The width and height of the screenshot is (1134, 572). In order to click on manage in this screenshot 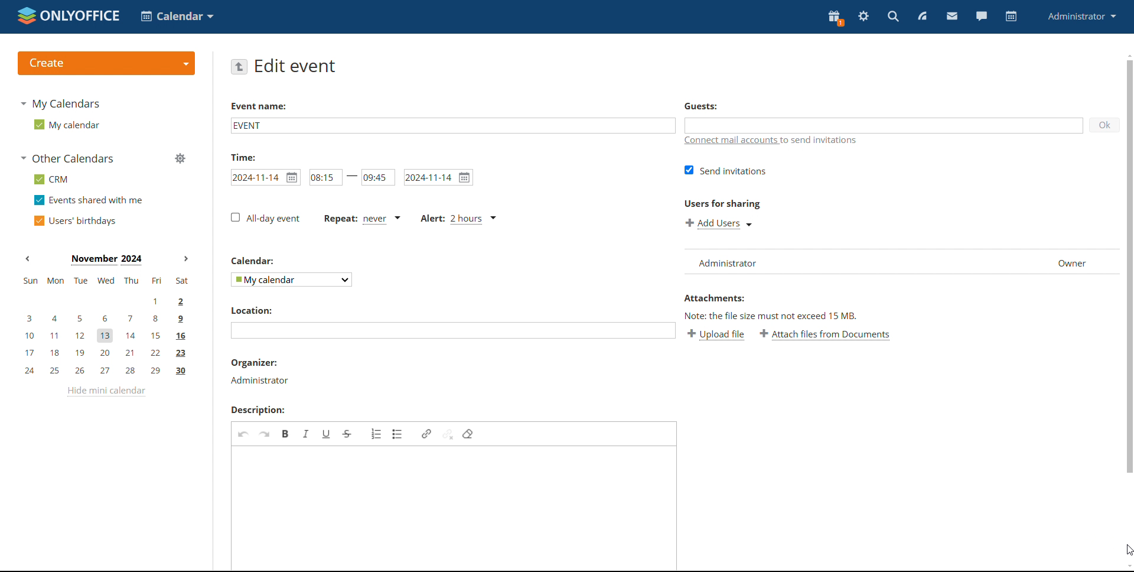, I will do `click(180, 158)`.